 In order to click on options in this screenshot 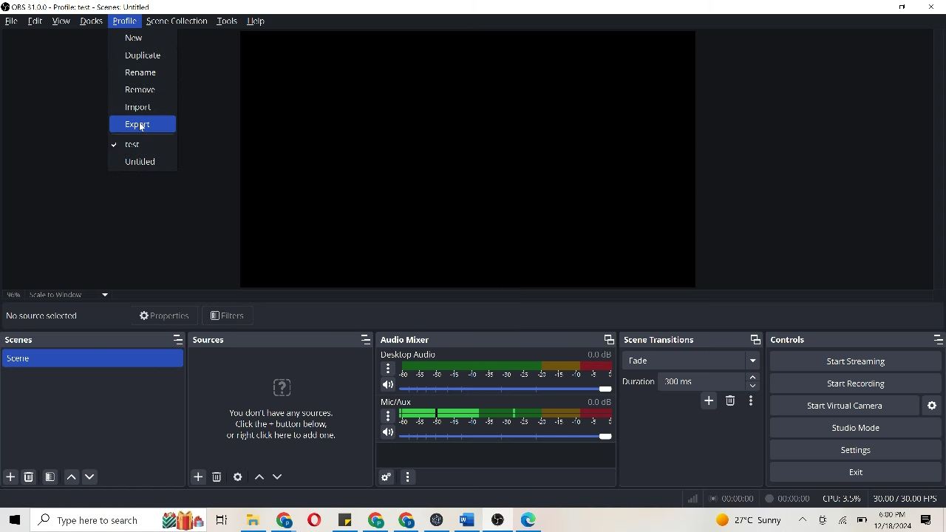, I will do `click(928, 519)`.